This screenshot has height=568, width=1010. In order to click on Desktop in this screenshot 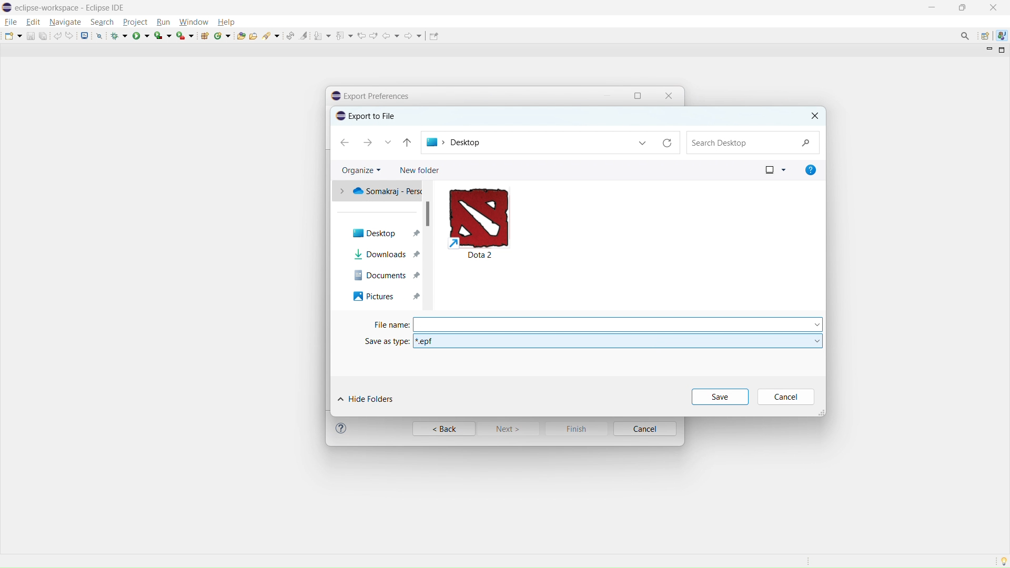, I will do `click(380, 227)`.